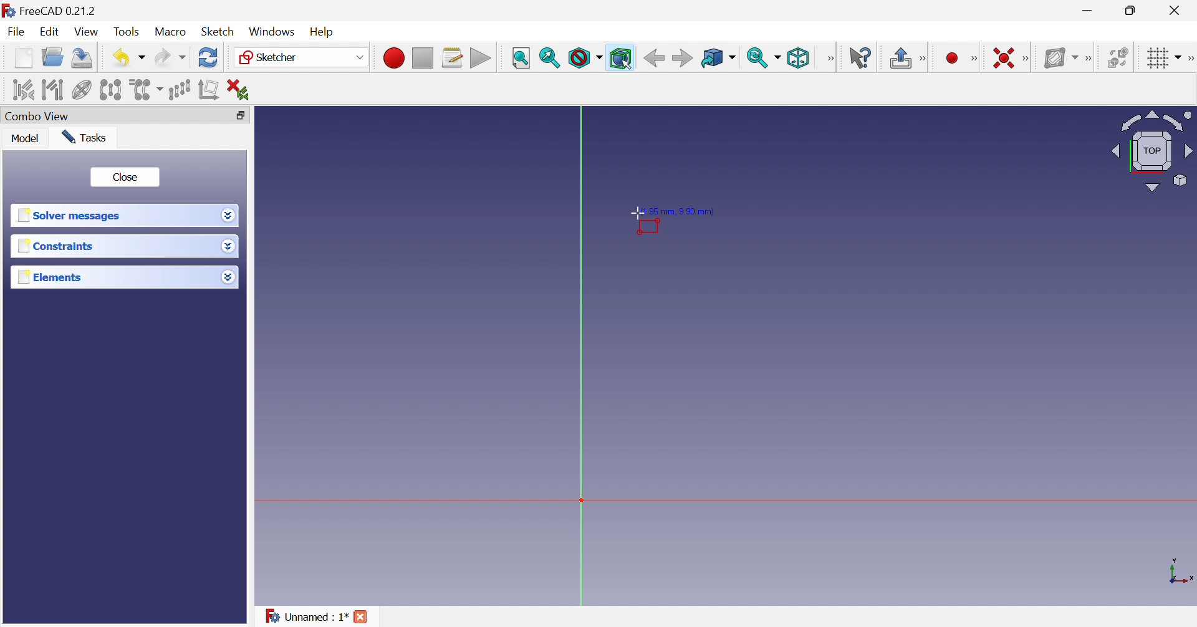 The image size is (1197, 627). Describe the element at coordinates (1190, 58) in the screenshot. I see `[Sketcher edit tools]` at that location.